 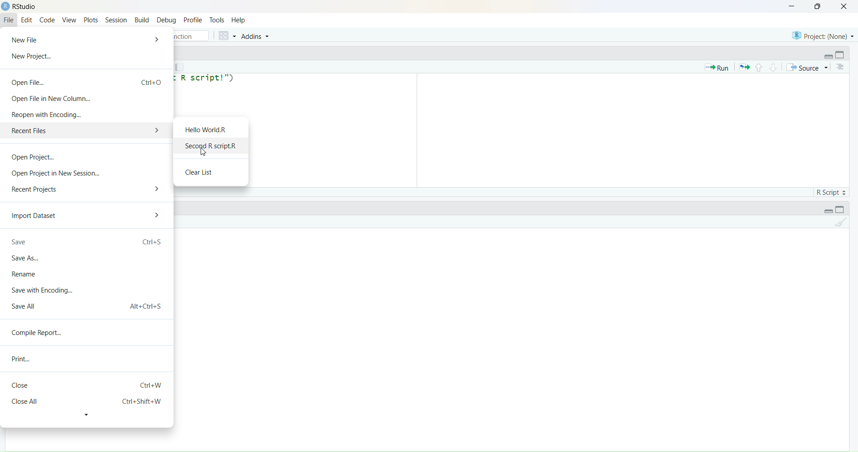 What do you see at coordinates (116, 19) in the screenshot?
I see `Session` at bounding box center [116, 19].